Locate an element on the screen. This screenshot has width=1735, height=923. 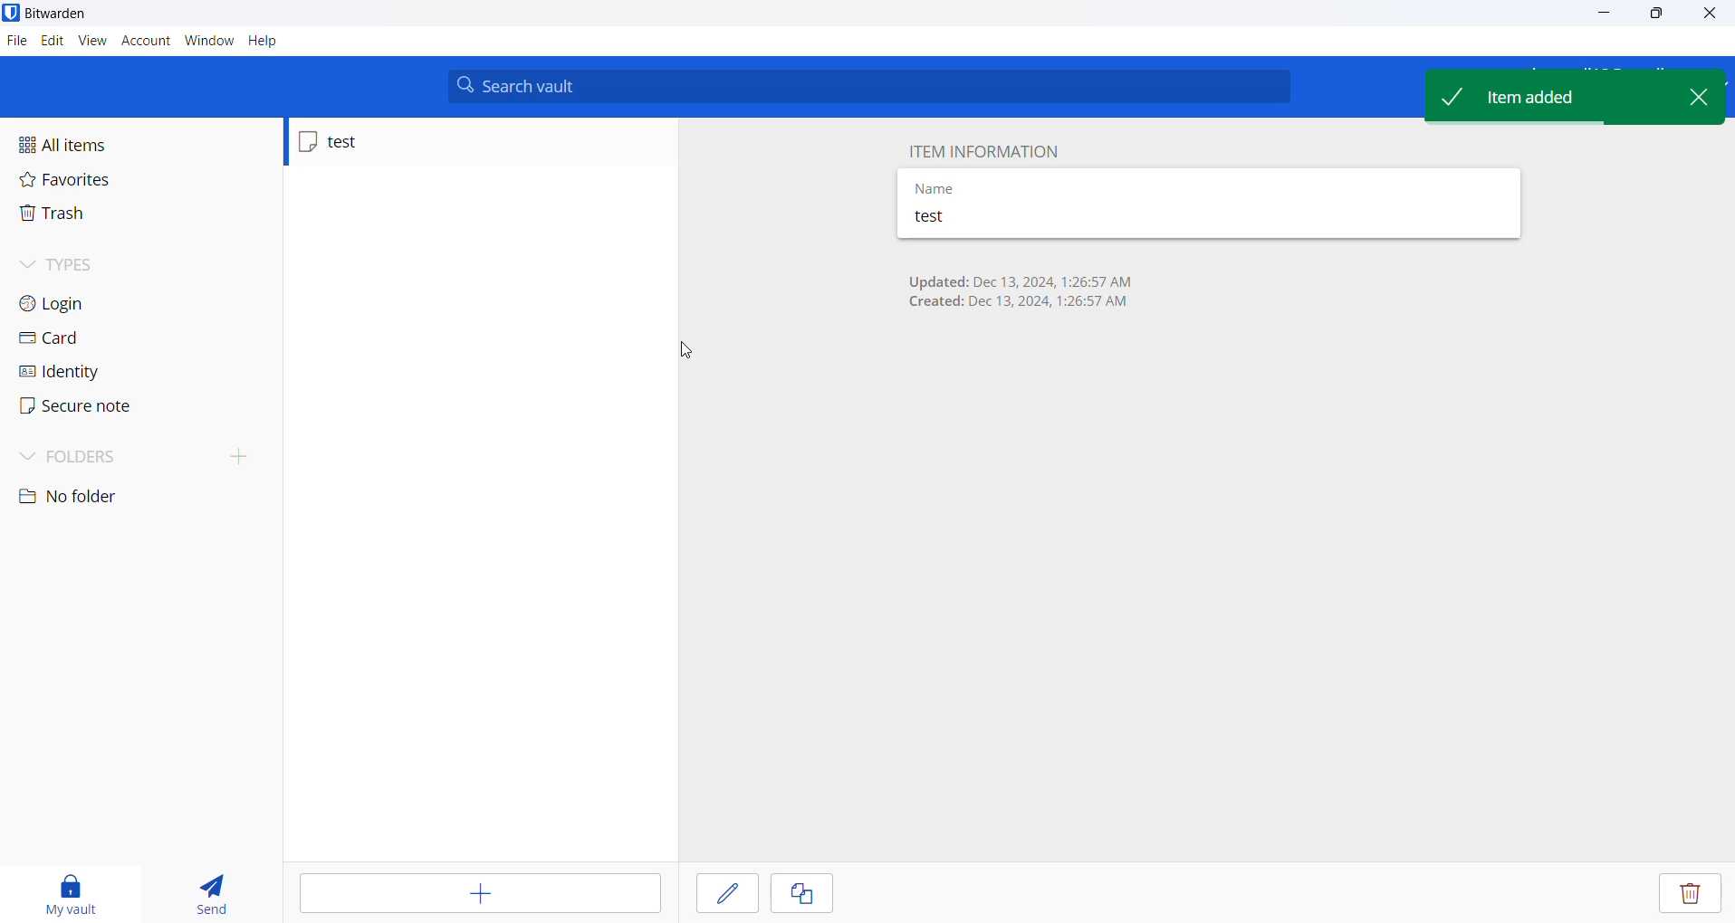
help is located at coordinates (264, 41).